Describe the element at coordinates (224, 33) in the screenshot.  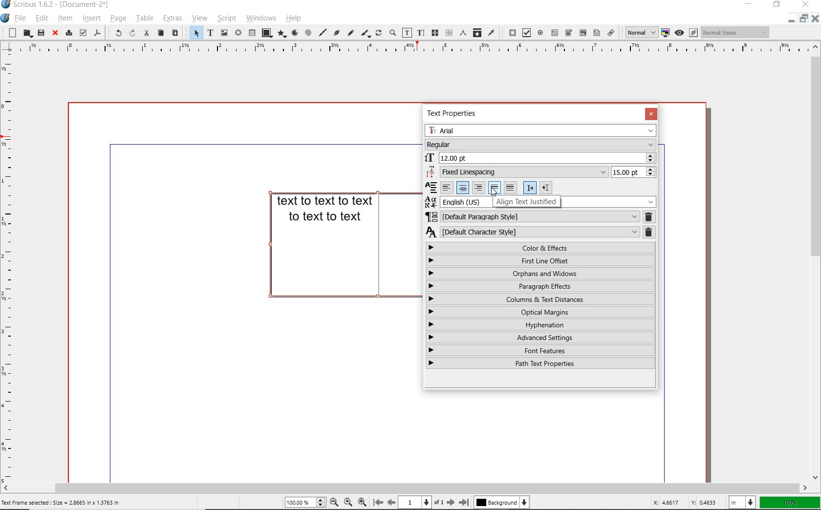
I see `image frame` at that location.